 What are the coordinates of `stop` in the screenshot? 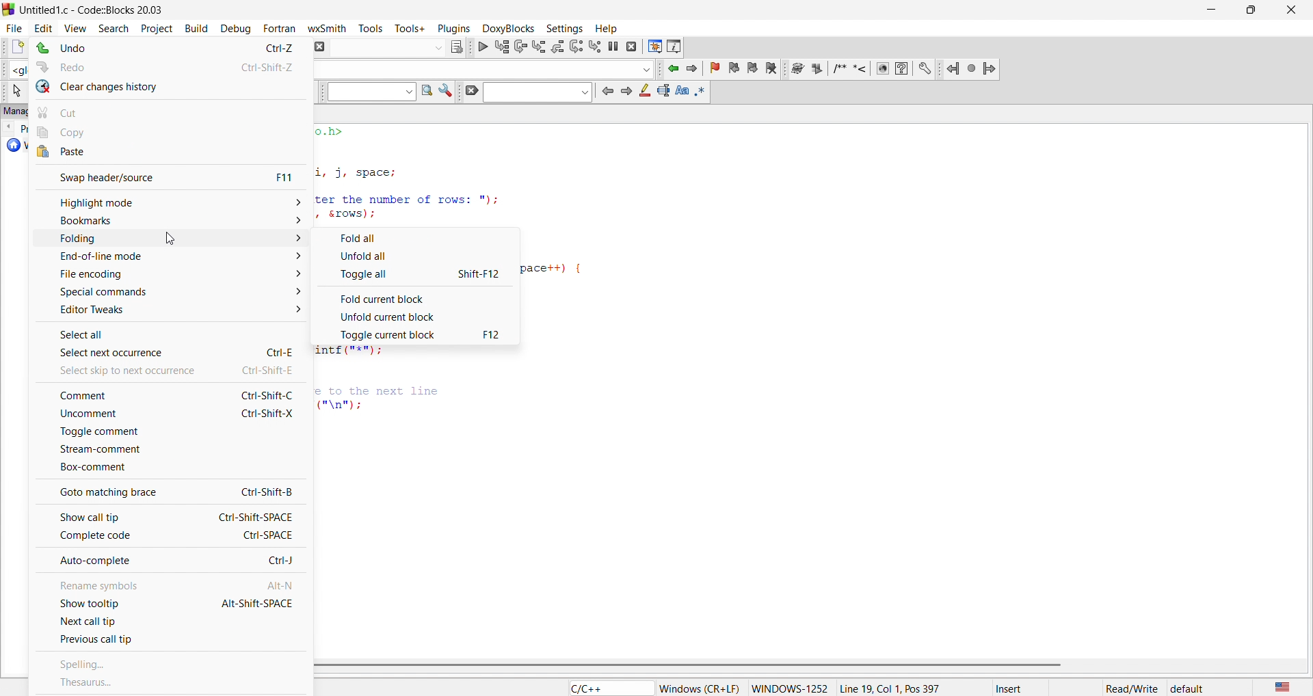 It's located at (972, 68).